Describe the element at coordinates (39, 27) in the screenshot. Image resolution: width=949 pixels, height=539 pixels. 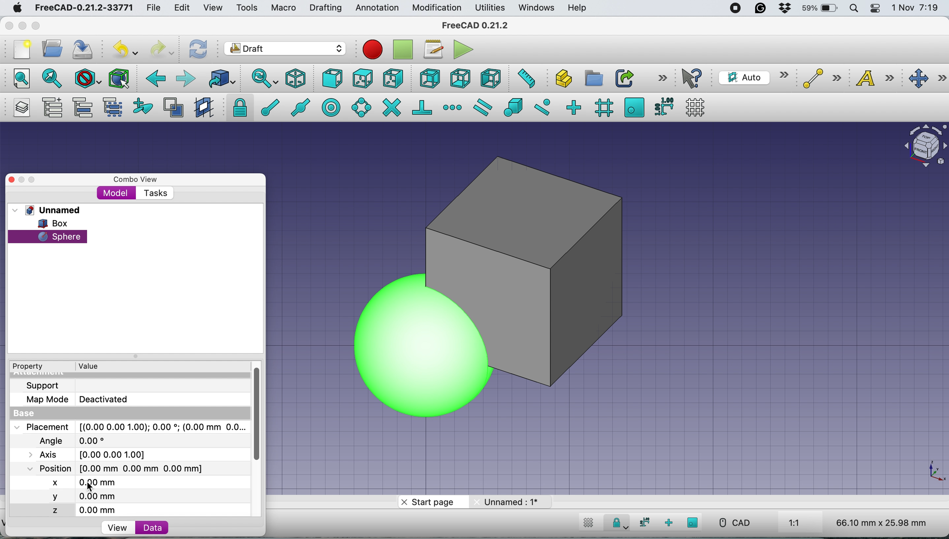
I see `maximise` at that location.